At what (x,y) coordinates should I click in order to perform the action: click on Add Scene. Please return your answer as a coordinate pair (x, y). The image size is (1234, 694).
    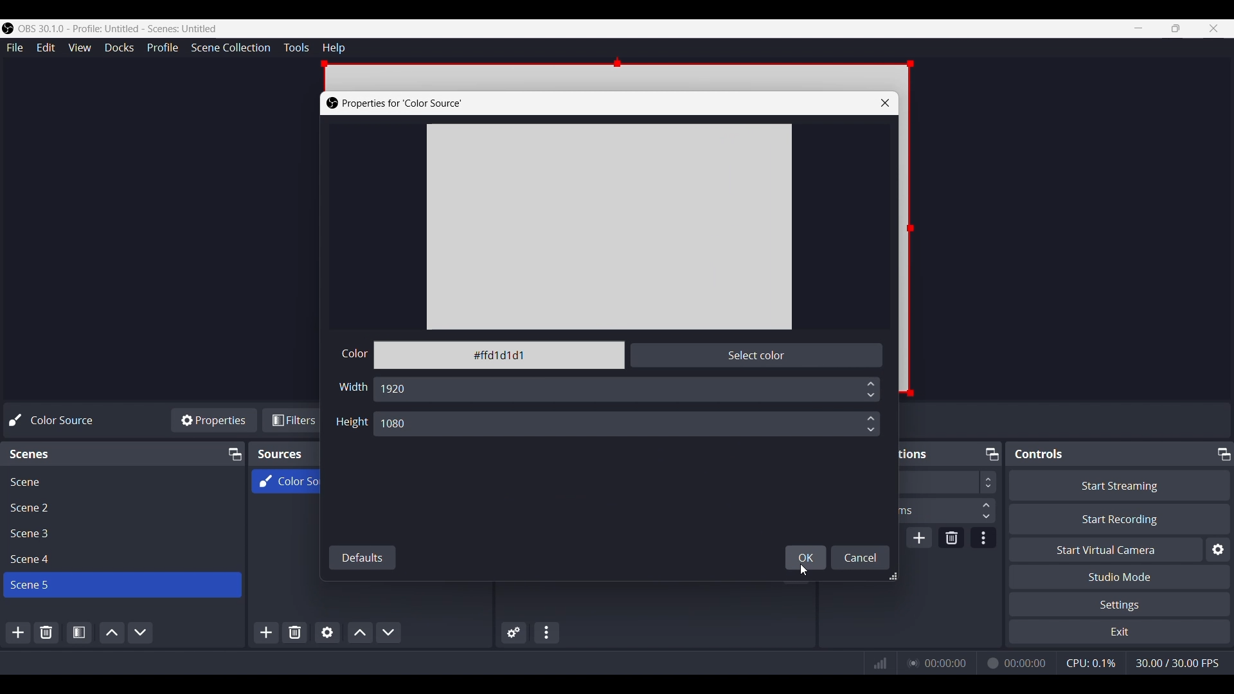
    Looking at the image, I should click on (18, 632).